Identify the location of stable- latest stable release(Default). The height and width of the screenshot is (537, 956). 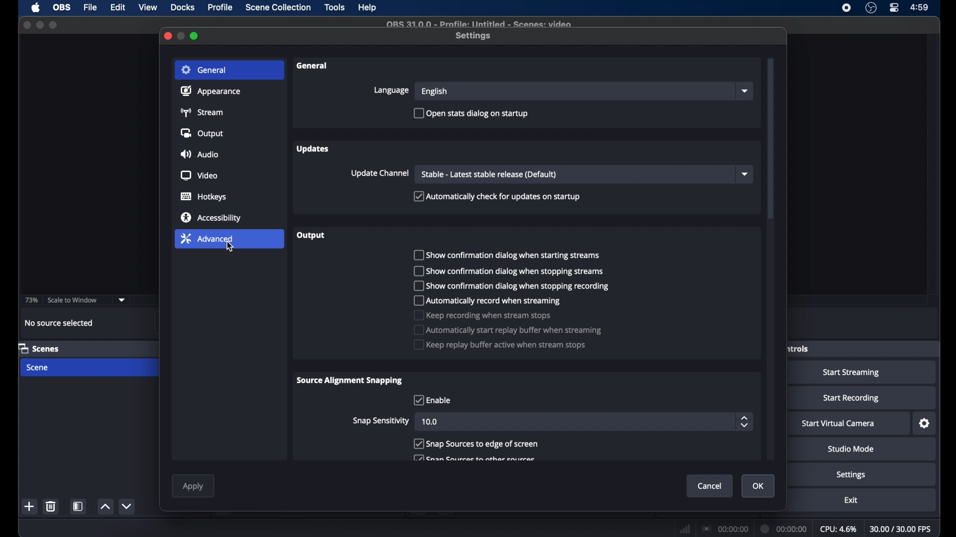
(489, 175).